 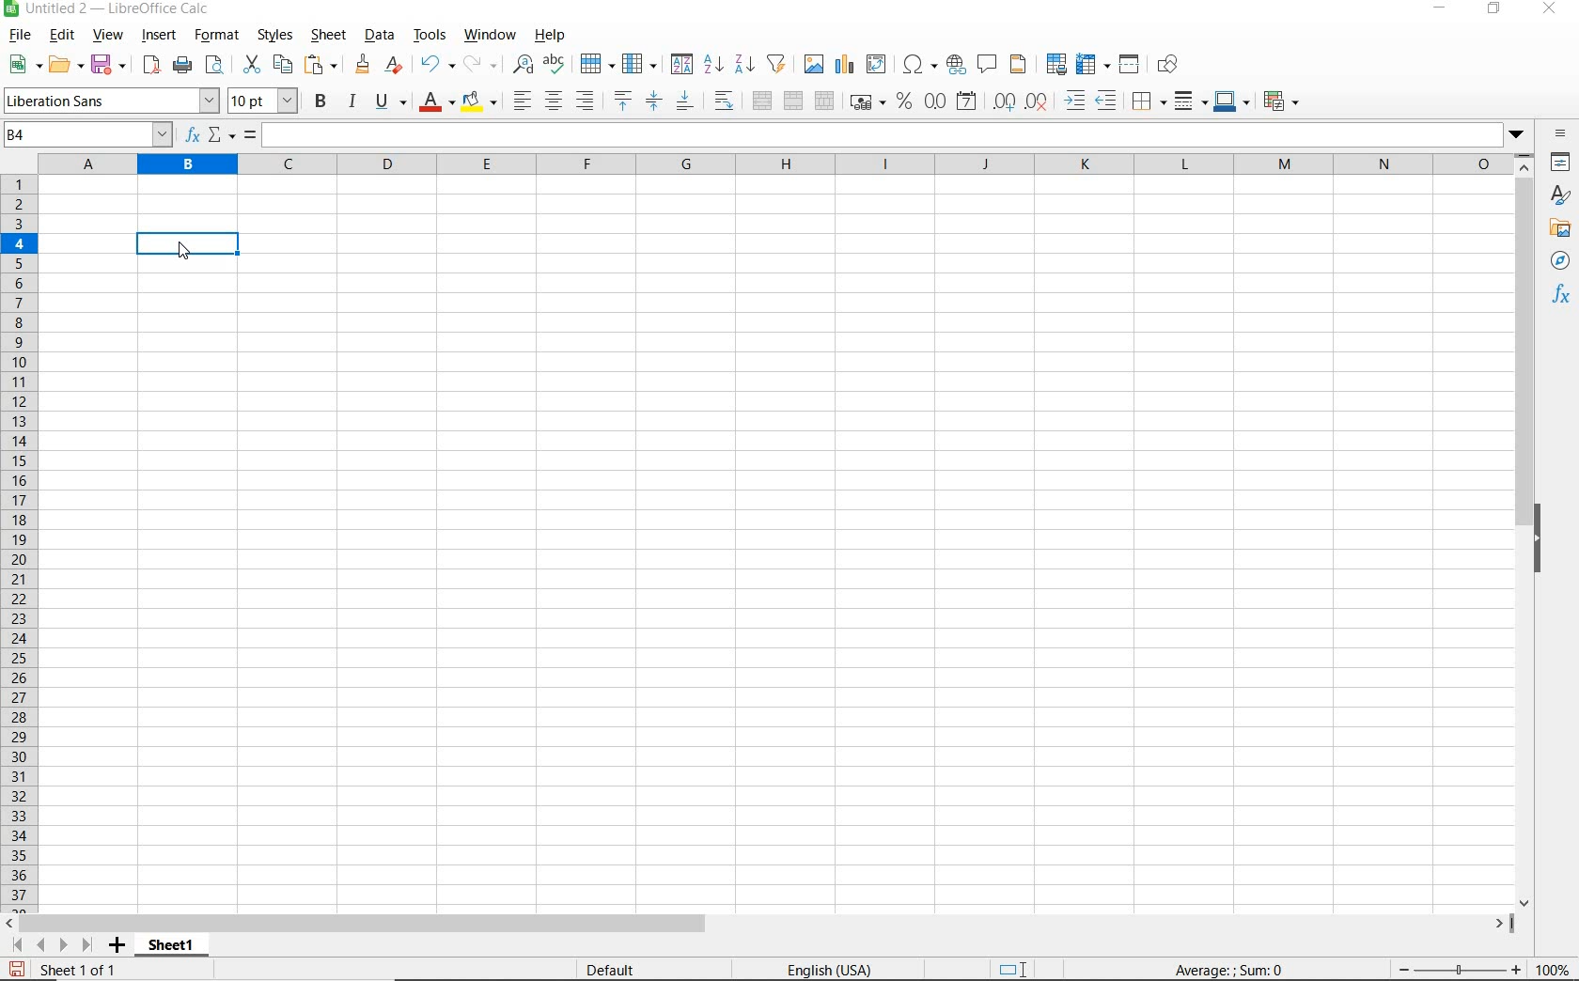 I want to click on undo, so click(x=436, y=64).